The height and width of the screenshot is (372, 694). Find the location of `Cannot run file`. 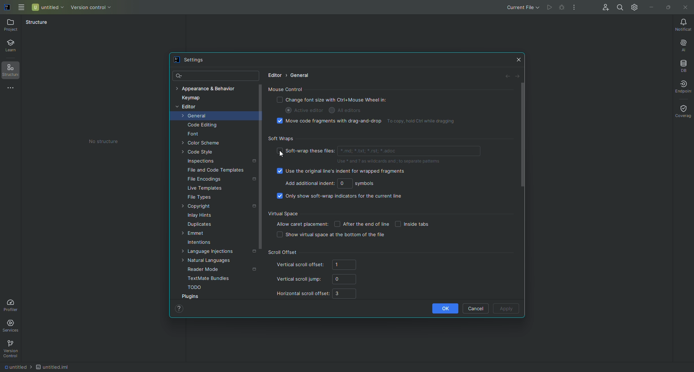

Cannot run file is located at coordinates (549, 7).